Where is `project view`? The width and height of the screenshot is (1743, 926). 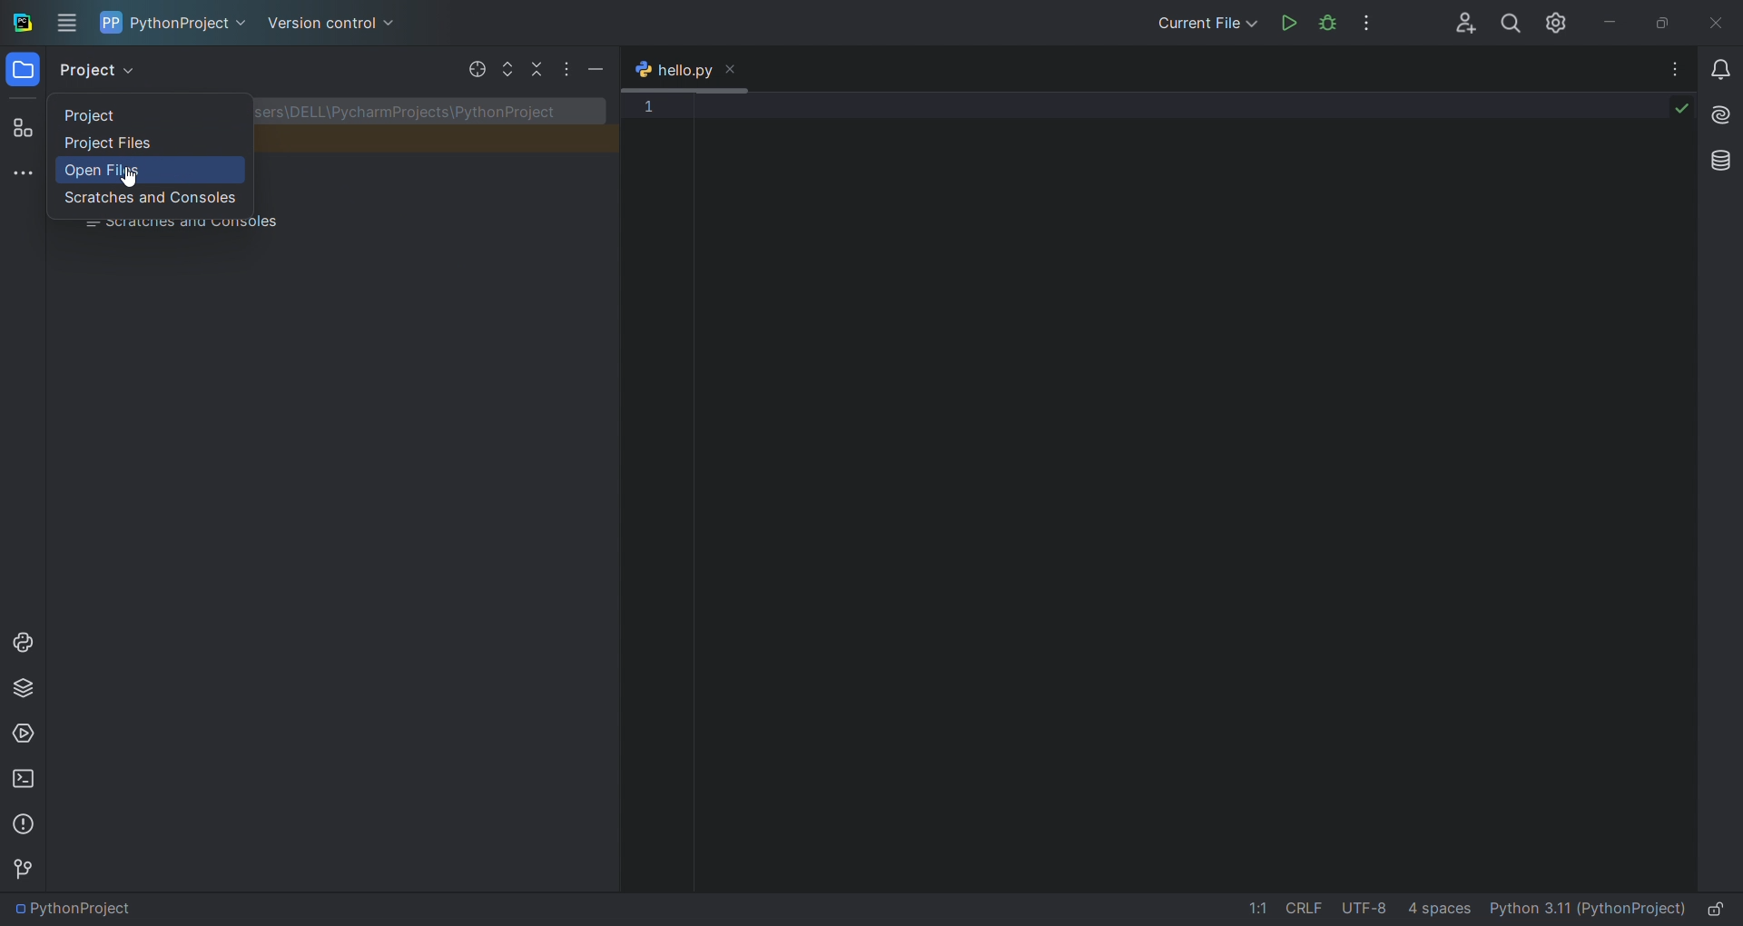 project view is located at coordinates (108, 69).